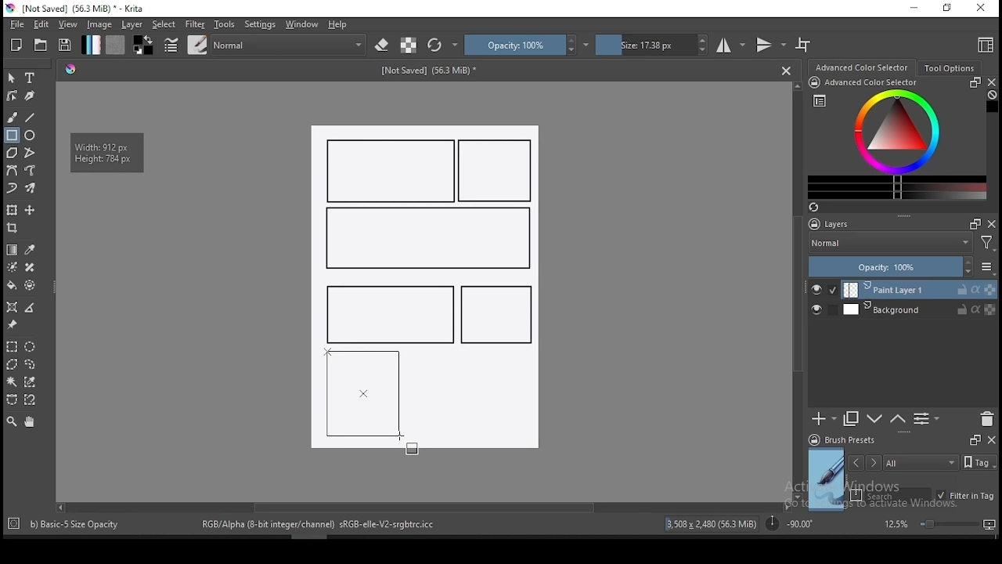 This screenshot has height=564, width=1002. Describe the element at coordinates (13, 250) in the screenshot. I see `gradient tool` at that location.